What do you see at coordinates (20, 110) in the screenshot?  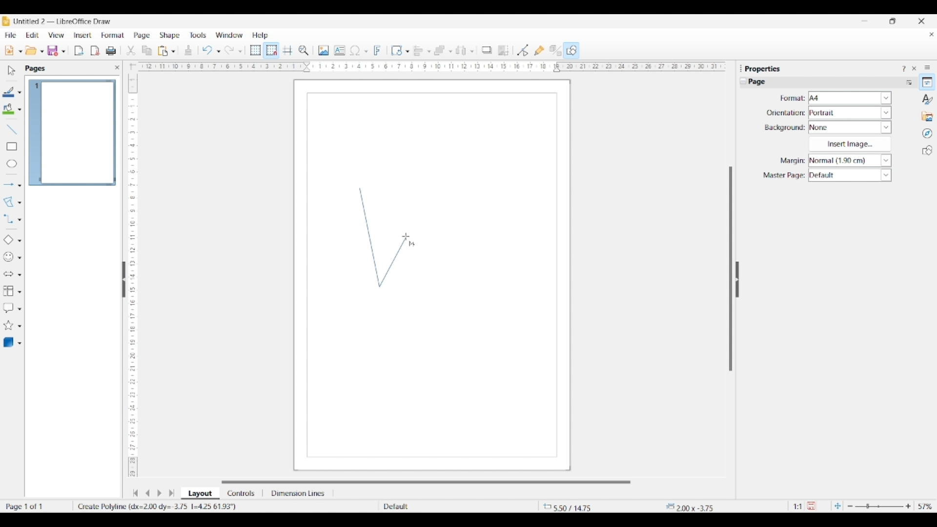 I see `Fill color options` at bounding box center [20, 110].